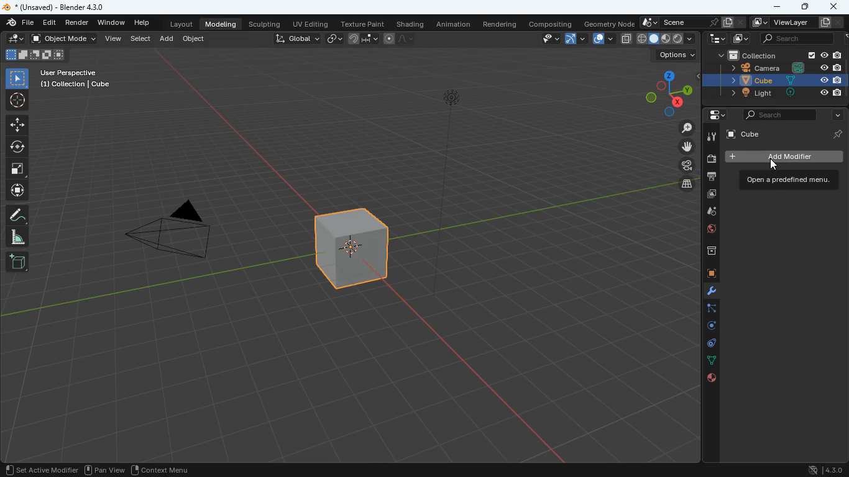 Image resolution: width=849 pixels, height=477 pixels. Describe the element at coordinates (782, 177) in the screenshot. I see `transform` at that location.